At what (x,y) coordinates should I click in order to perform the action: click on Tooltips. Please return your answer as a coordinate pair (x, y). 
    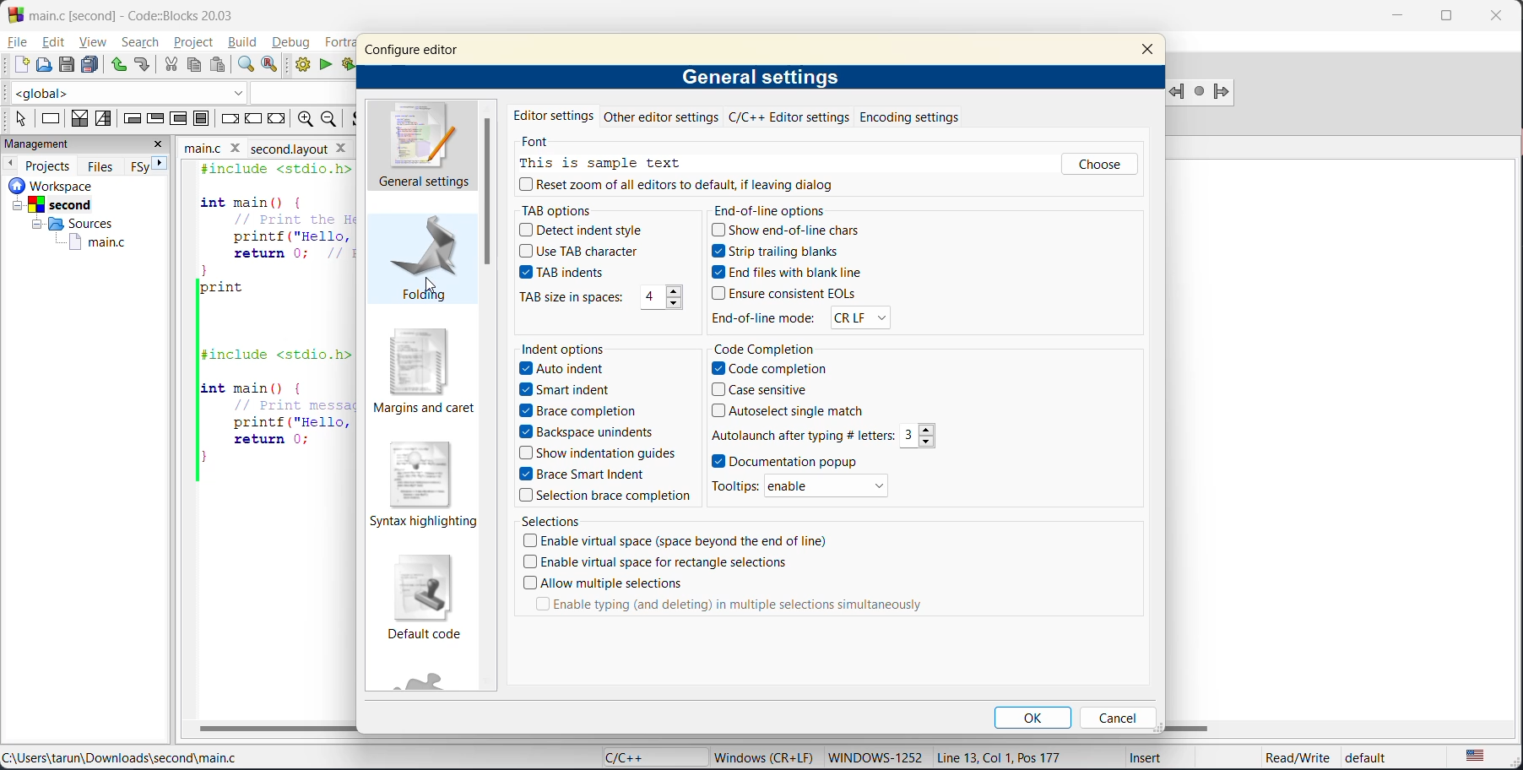
    Looking at the image, I should click on (739, 485).